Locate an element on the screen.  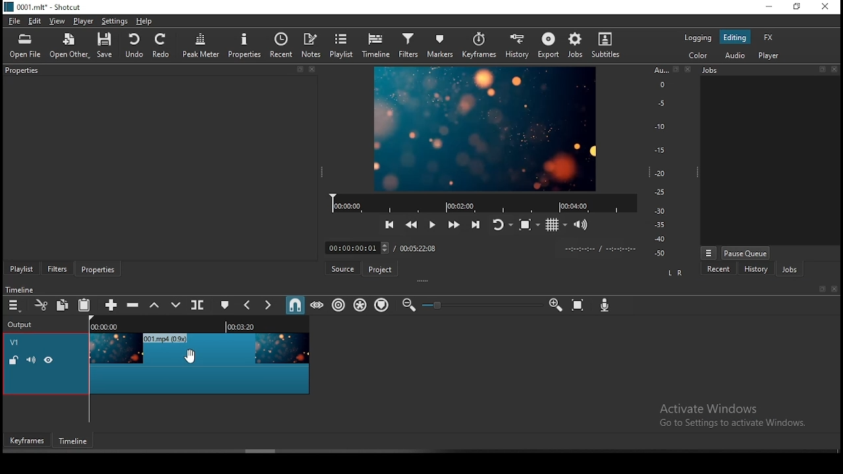
close is located at coordinates (835, 288).